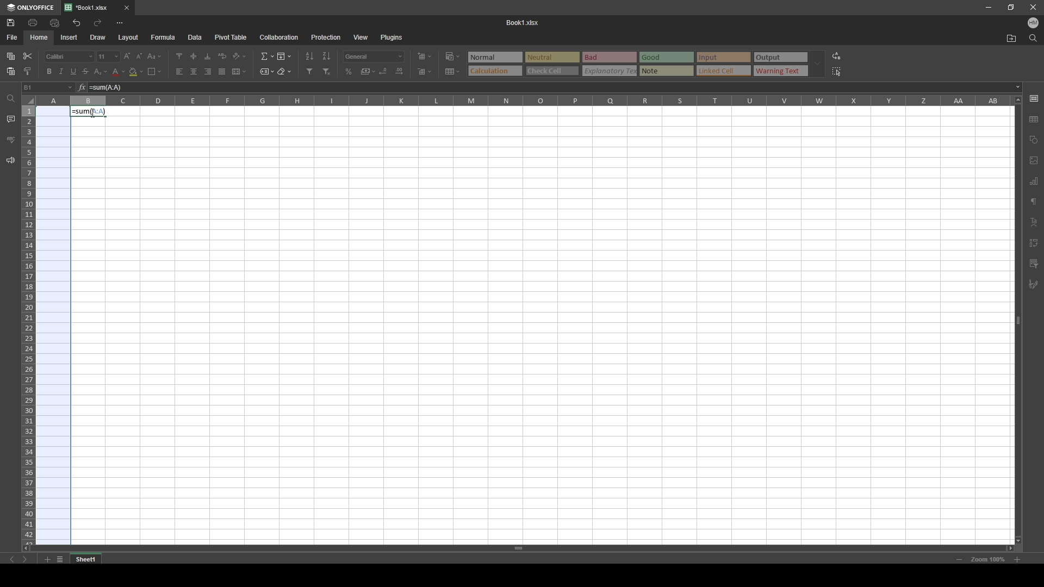 The image size is (1044, 587). I want to click on conditional formatting, so click(455, 55).